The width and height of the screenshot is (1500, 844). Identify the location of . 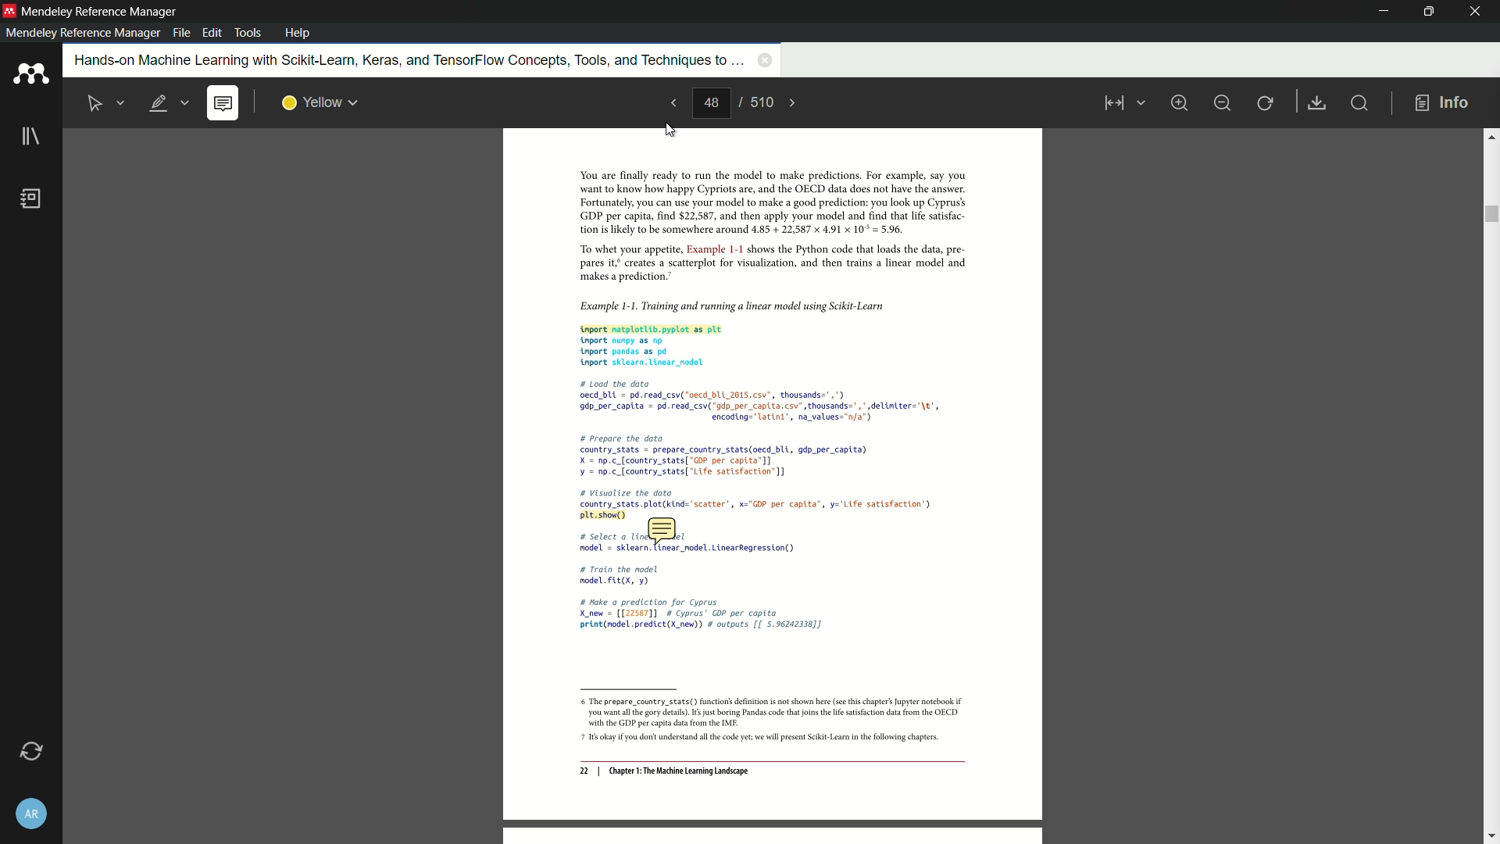
(705, 592).